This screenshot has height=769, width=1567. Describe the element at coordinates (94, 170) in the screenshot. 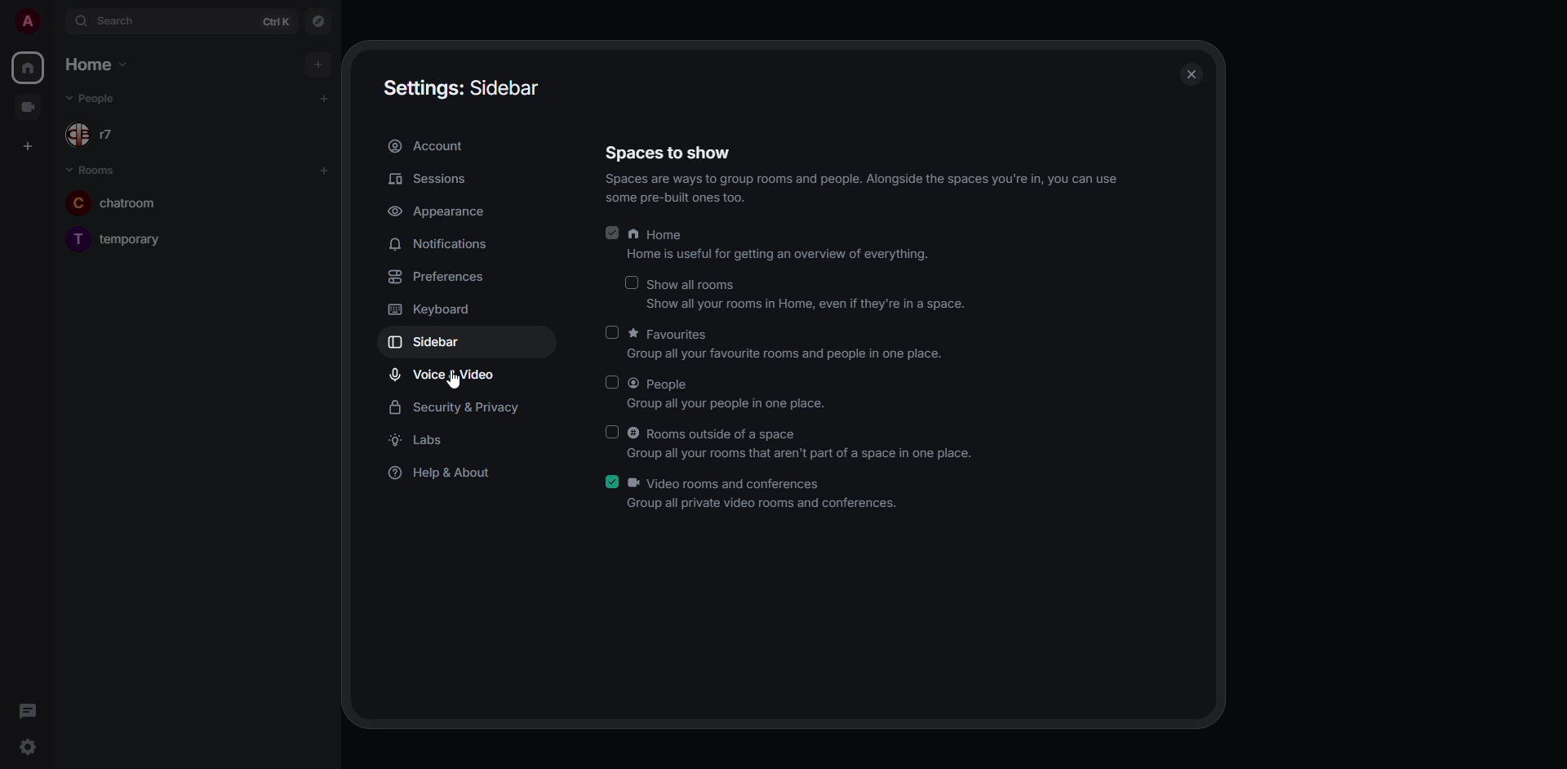

I see `rooms` at that location.